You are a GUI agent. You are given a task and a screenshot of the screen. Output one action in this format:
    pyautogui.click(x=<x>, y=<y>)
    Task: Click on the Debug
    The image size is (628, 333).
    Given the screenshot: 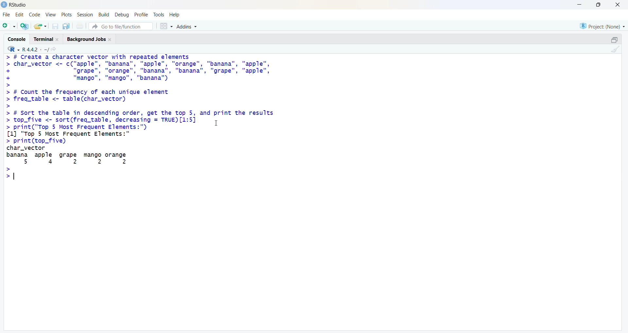 What is the action you would take?
    pyautogui.click(x=122, y=15)
    